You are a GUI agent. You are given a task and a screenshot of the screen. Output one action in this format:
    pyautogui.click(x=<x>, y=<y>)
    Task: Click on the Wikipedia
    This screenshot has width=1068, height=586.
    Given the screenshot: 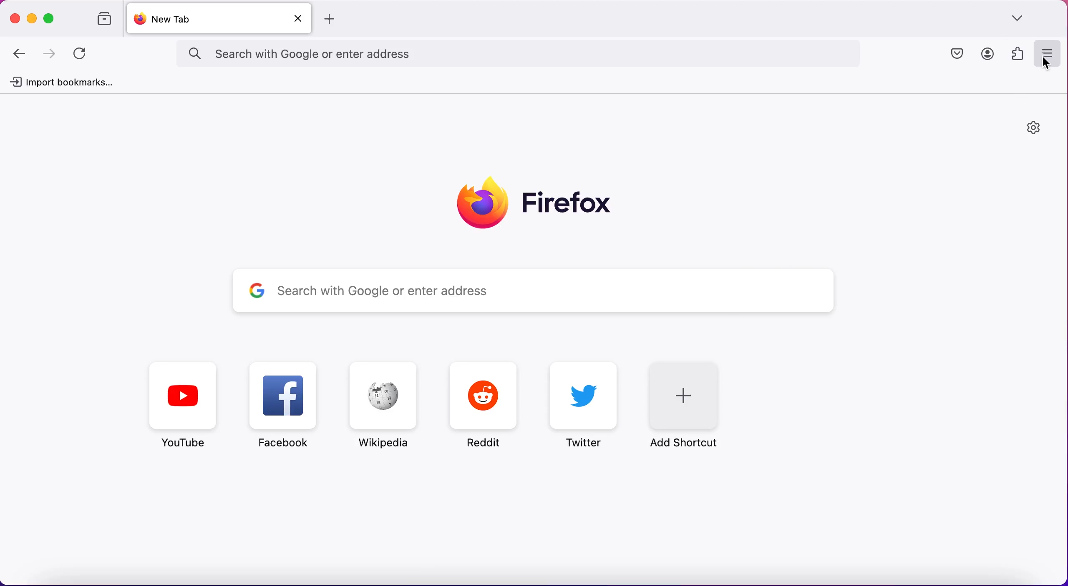 What is the action you would take?
    pyautogui.click(x=381, y=406)
    